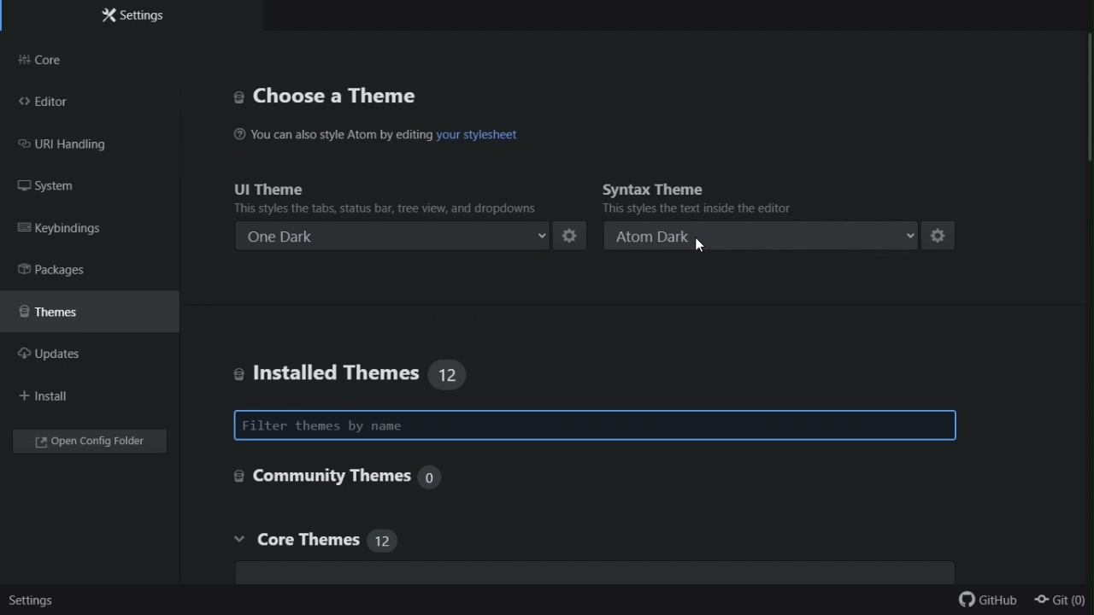  What do you see at coordinates (532, 303) in the screenshot?
I see `Auto hide menu bar` at bounding box center [532, 303].